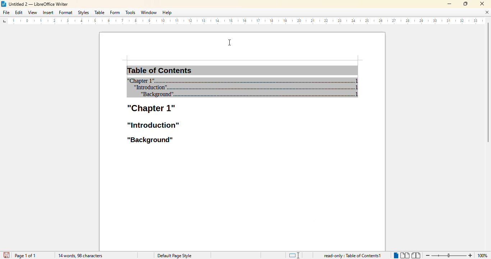  What do you see at coordinates (416, 255) in the screenshot?
I see `book view` at bounding box center [416, 255].